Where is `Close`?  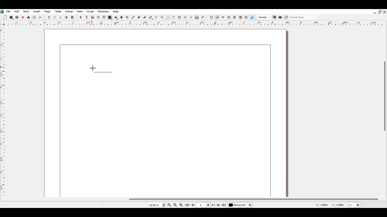
Close is located at coordinates (385, 12).